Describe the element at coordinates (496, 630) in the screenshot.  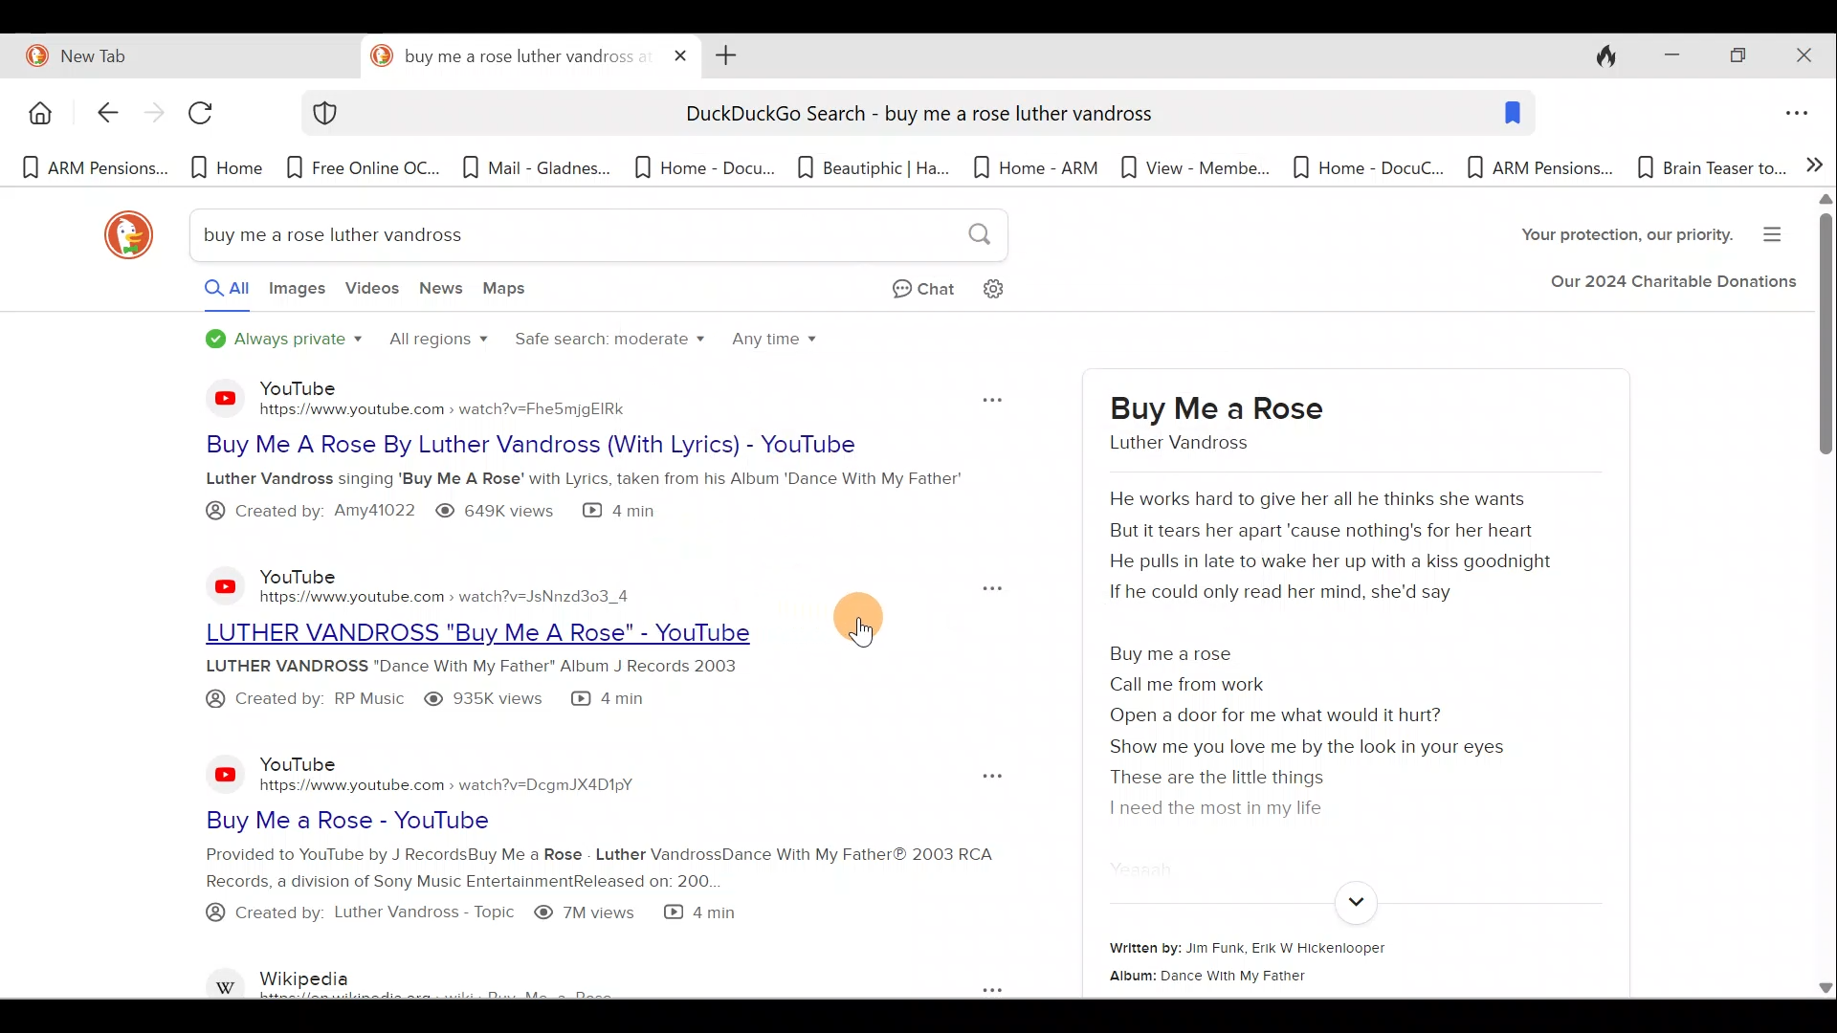
I see `LUTHER VANDROSS "Buy Me A Rose" - YouTube` at that location.